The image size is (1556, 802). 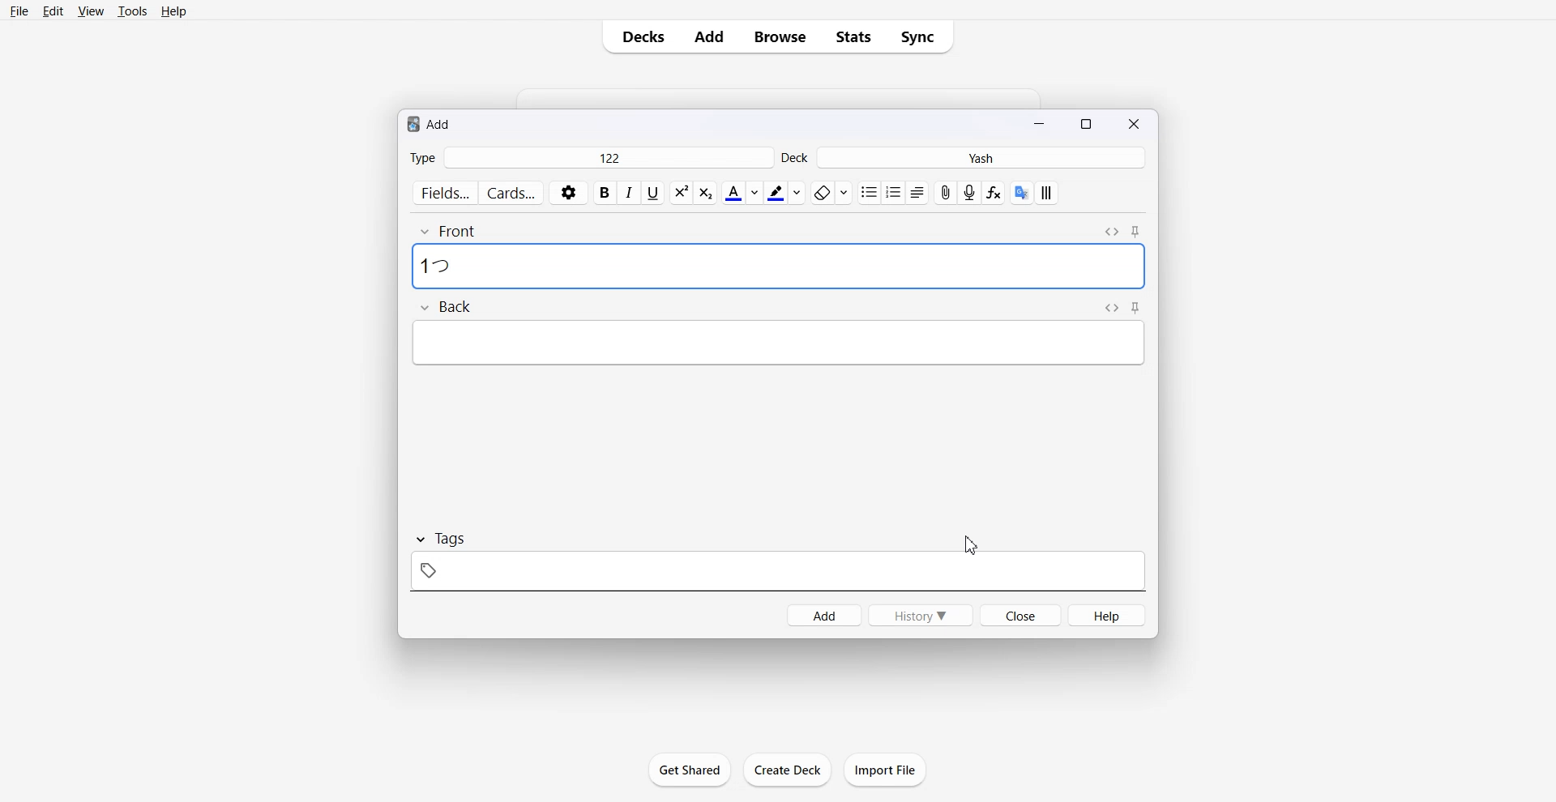 What do you see at coordinates (438, 265) in the screenshot?
I see `Text` at bounding box center [438, 265].